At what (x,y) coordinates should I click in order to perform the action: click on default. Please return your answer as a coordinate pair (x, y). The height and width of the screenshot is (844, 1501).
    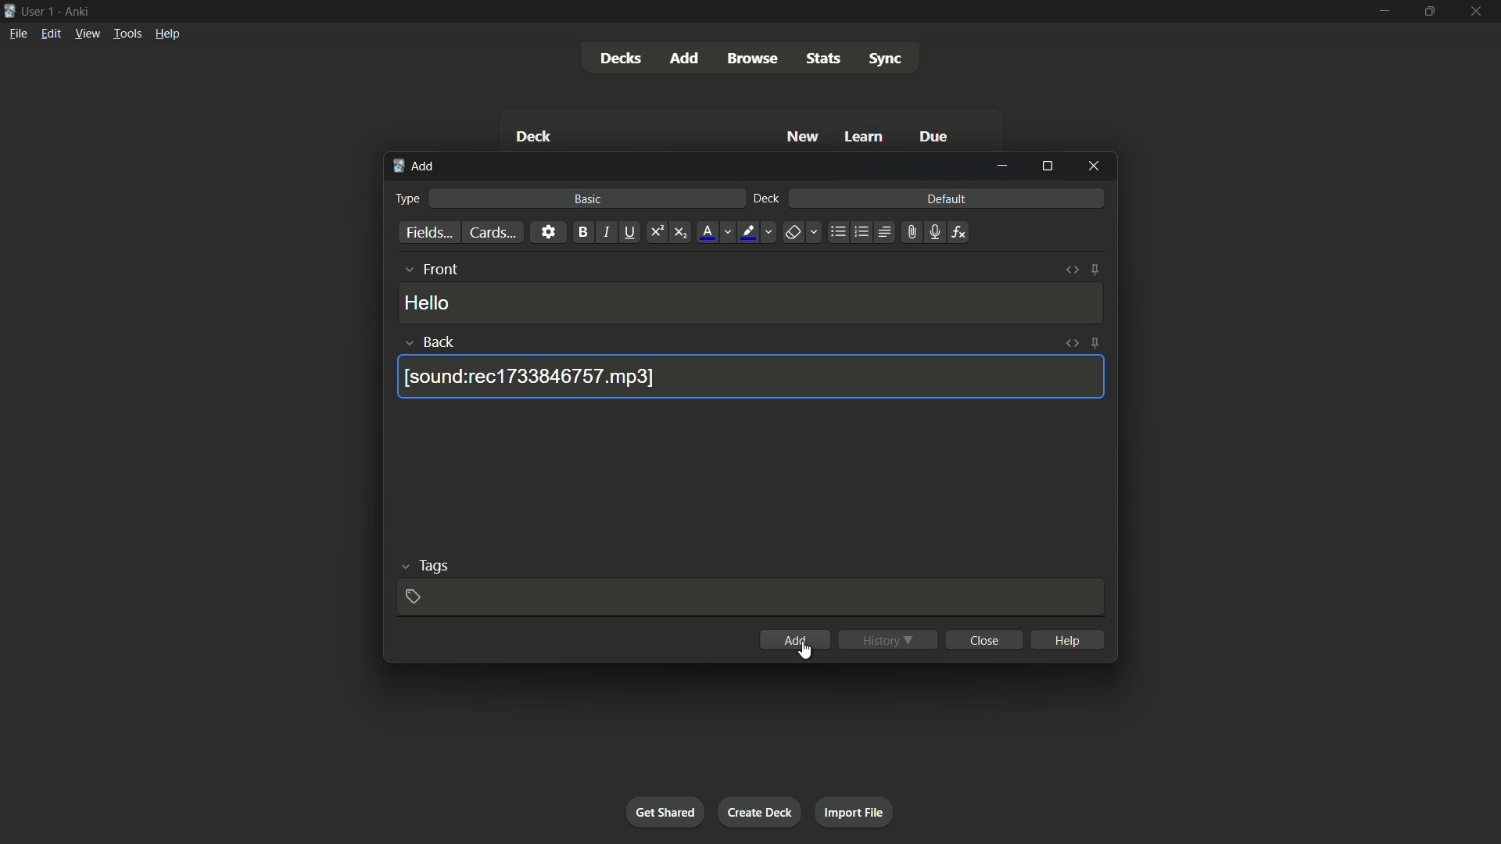
    Looking at the image, I should click on (947, 198).